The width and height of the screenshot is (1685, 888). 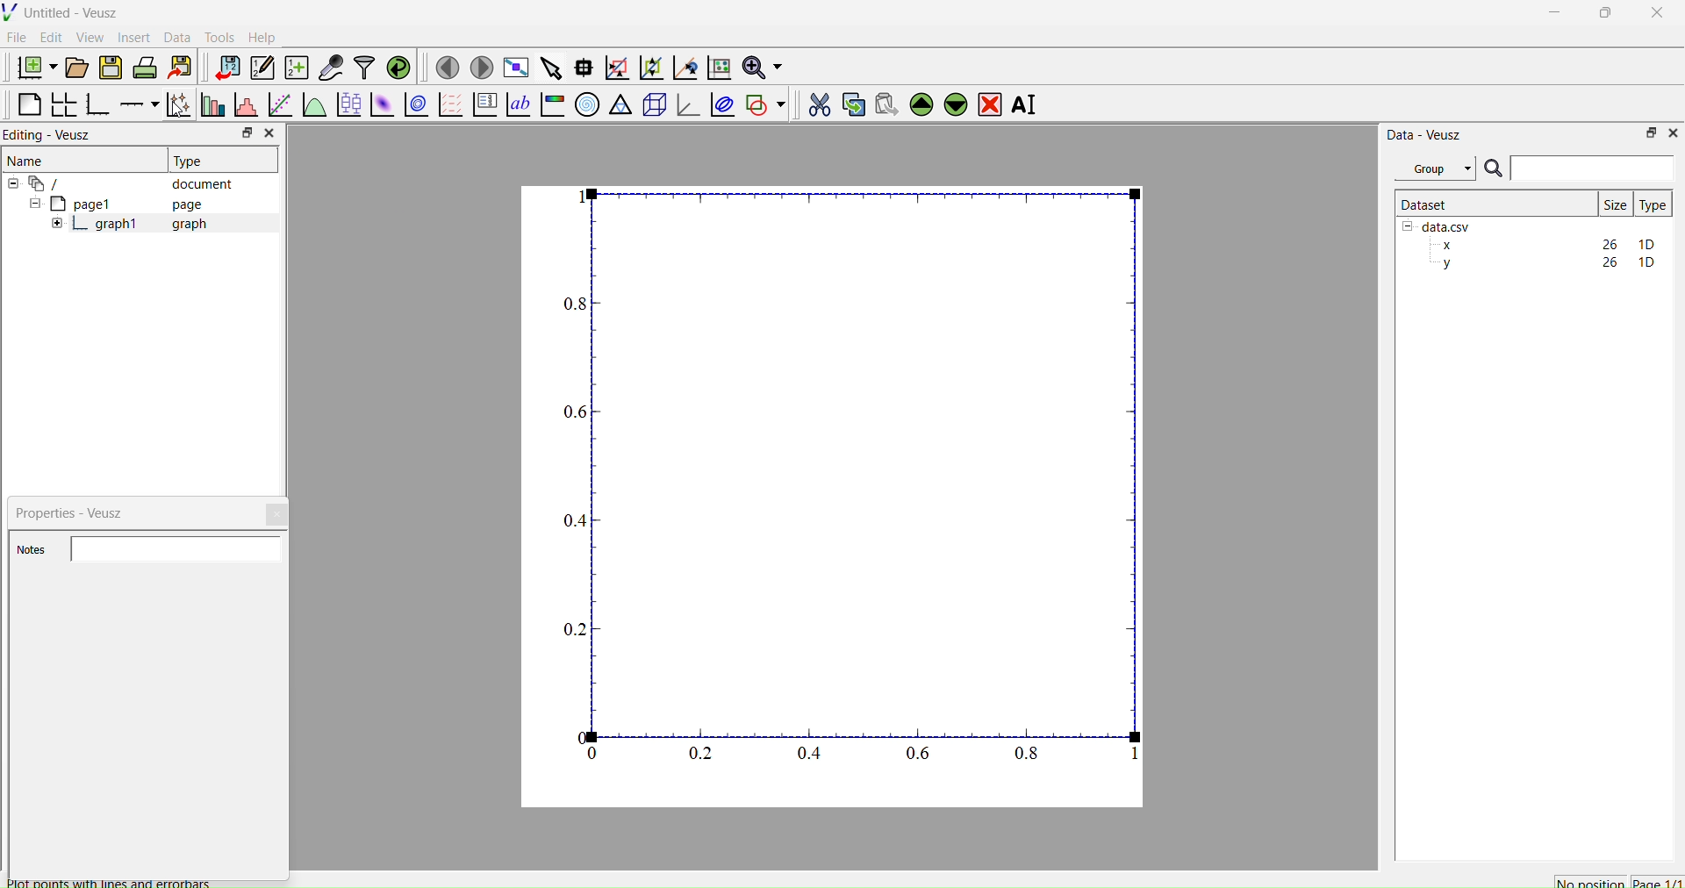 I want to click on Add Shape, so click(x=764, y=102).